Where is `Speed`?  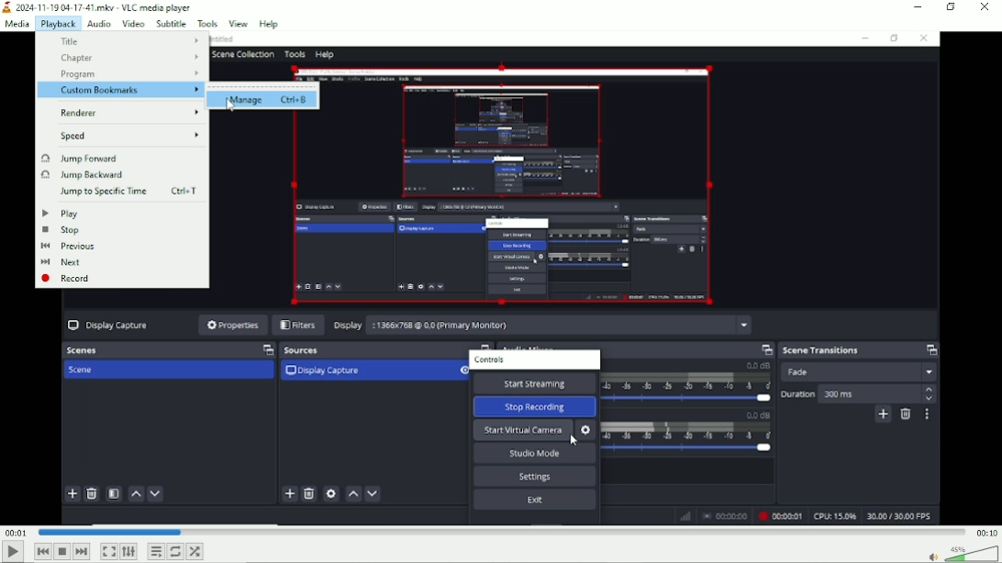
Speed is located at coordinates (129, 137).